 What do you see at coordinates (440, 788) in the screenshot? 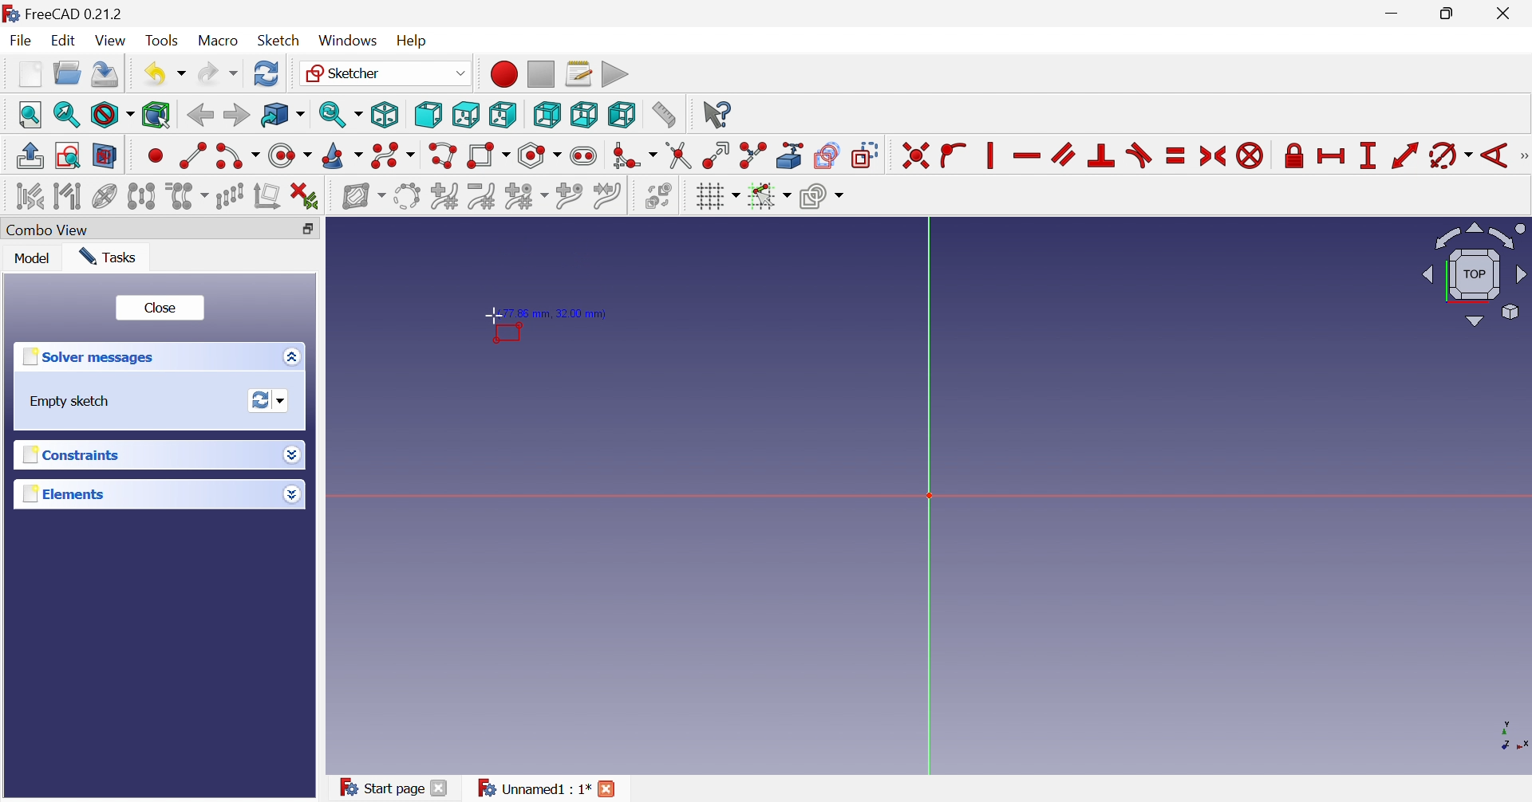
I see `Close` at bounding box center [440, 788].